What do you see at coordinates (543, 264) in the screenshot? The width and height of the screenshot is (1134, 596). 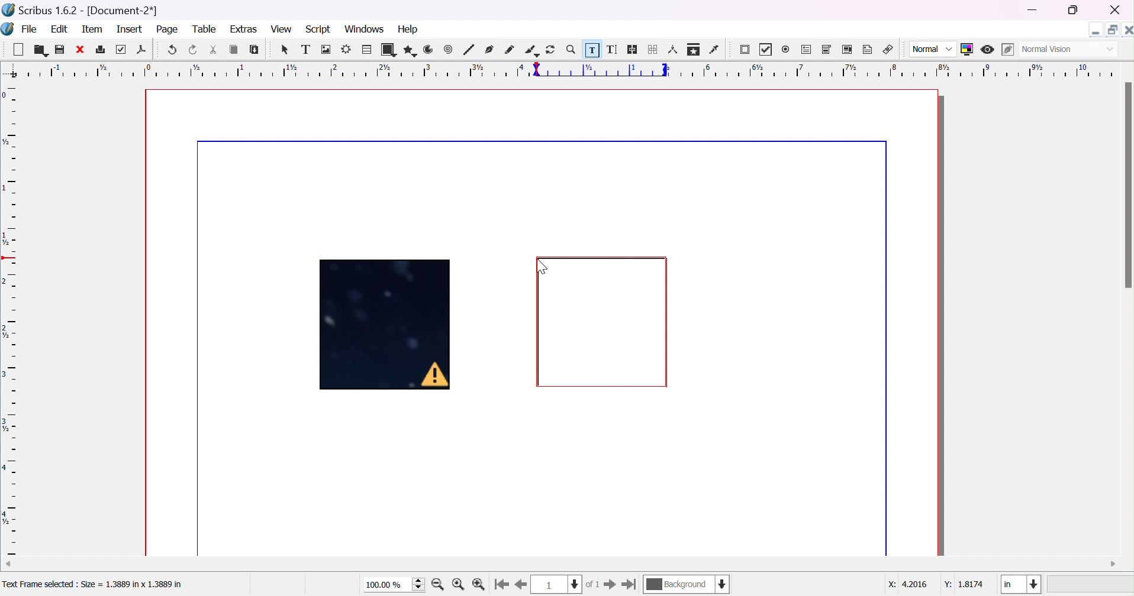 I see `cursor` at bounding box center [543, 264].